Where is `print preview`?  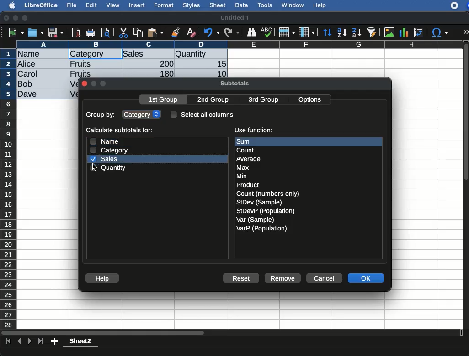
print preview is located at coordinates (106, 33).